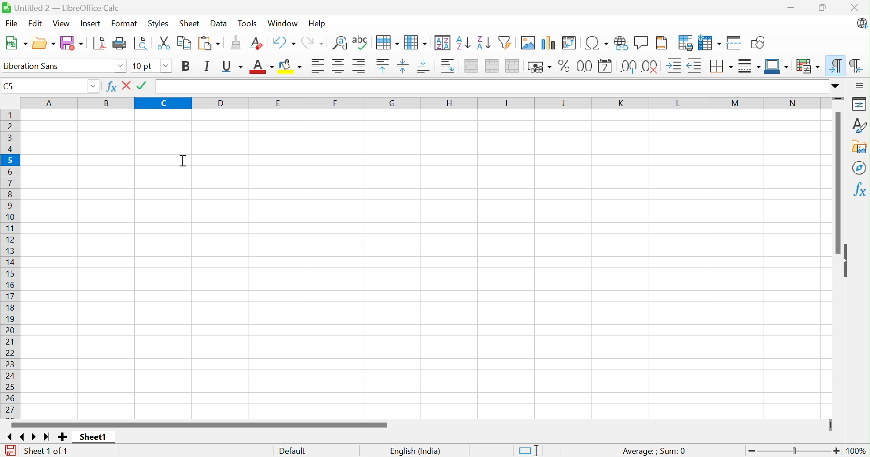  What do you see at coordinates (795, 452) in the screenshot?
I see `Slider` at bounding box center [795, 452].